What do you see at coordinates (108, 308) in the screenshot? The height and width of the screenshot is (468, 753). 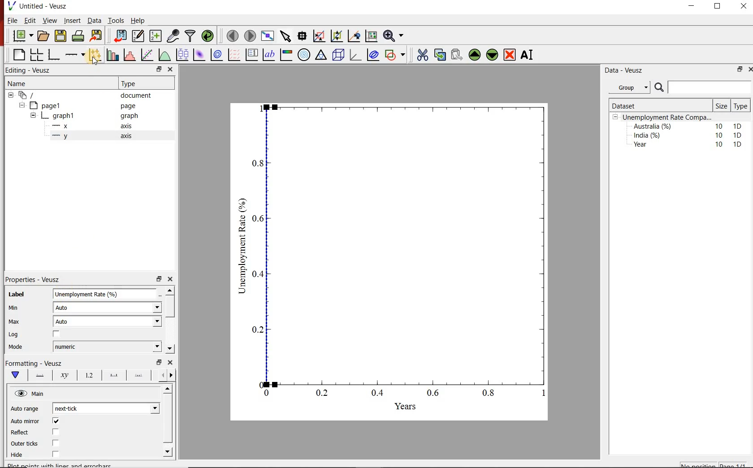 I see `Auto` at bounding box center [108, 308].